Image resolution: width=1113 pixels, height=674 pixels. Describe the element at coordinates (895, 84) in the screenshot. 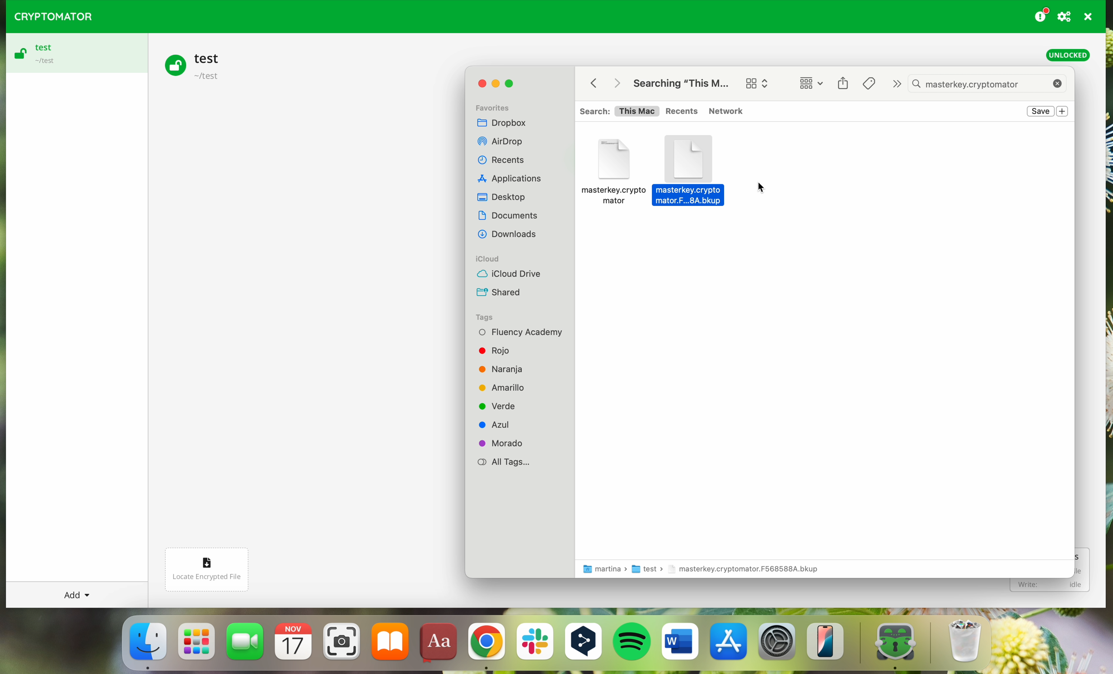

I see `next` at that location.